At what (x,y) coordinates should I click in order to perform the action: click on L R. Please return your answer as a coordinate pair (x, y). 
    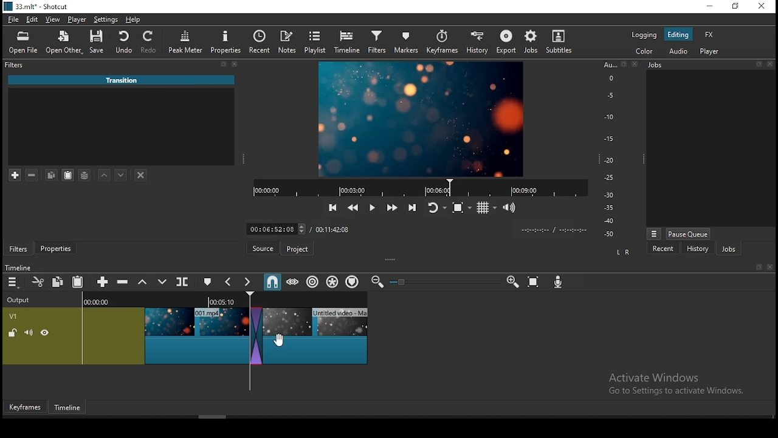
    Looking at the image, I should click on (622, 251).